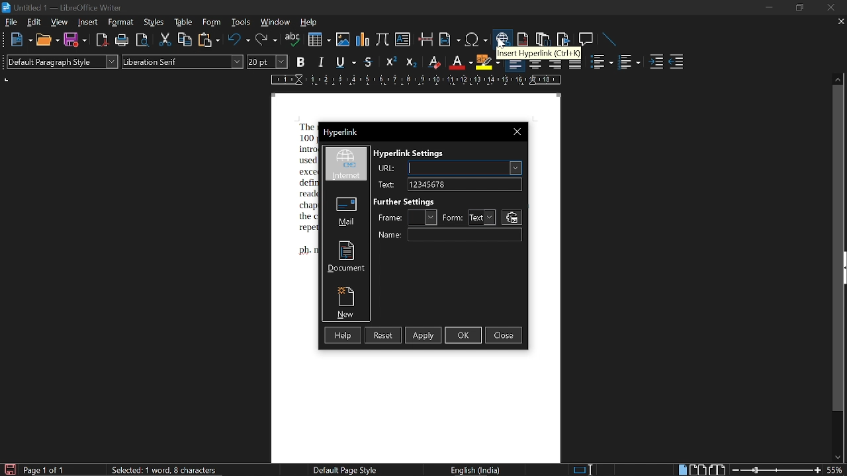 Image resolution: width=847 pixels, height=476 pixels. What do you see at coordinates (698, 470) in the screenshot?
I see `multiple page view` at bounding box center [698, 470].